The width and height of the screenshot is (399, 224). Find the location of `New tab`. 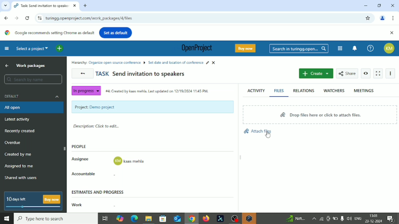

New tab is located at coordinates (85, 6).